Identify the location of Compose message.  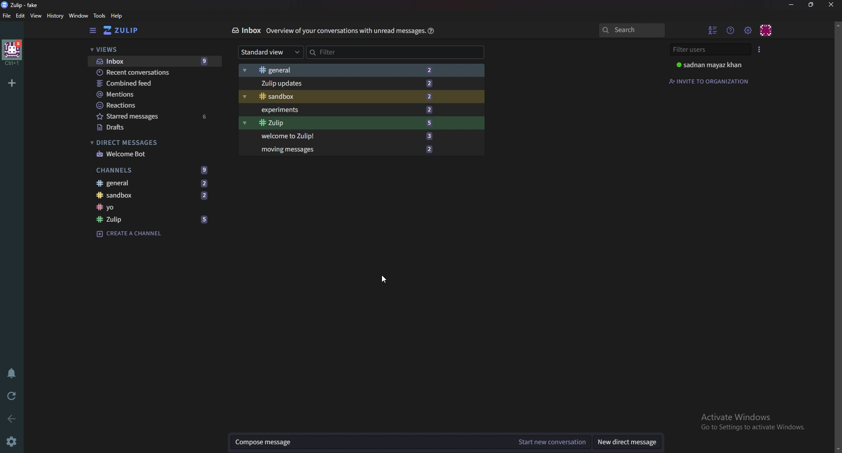
(367, 443).